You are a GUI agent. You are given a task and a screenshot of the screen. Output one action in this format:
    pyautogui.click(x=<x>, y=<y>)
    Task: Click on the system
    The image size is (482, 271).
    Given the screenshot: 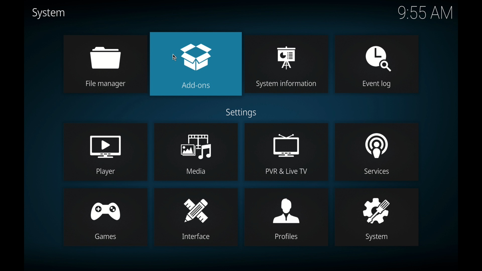 What is the action you would take?
    pyautogui.click(x=48, y=13)
    